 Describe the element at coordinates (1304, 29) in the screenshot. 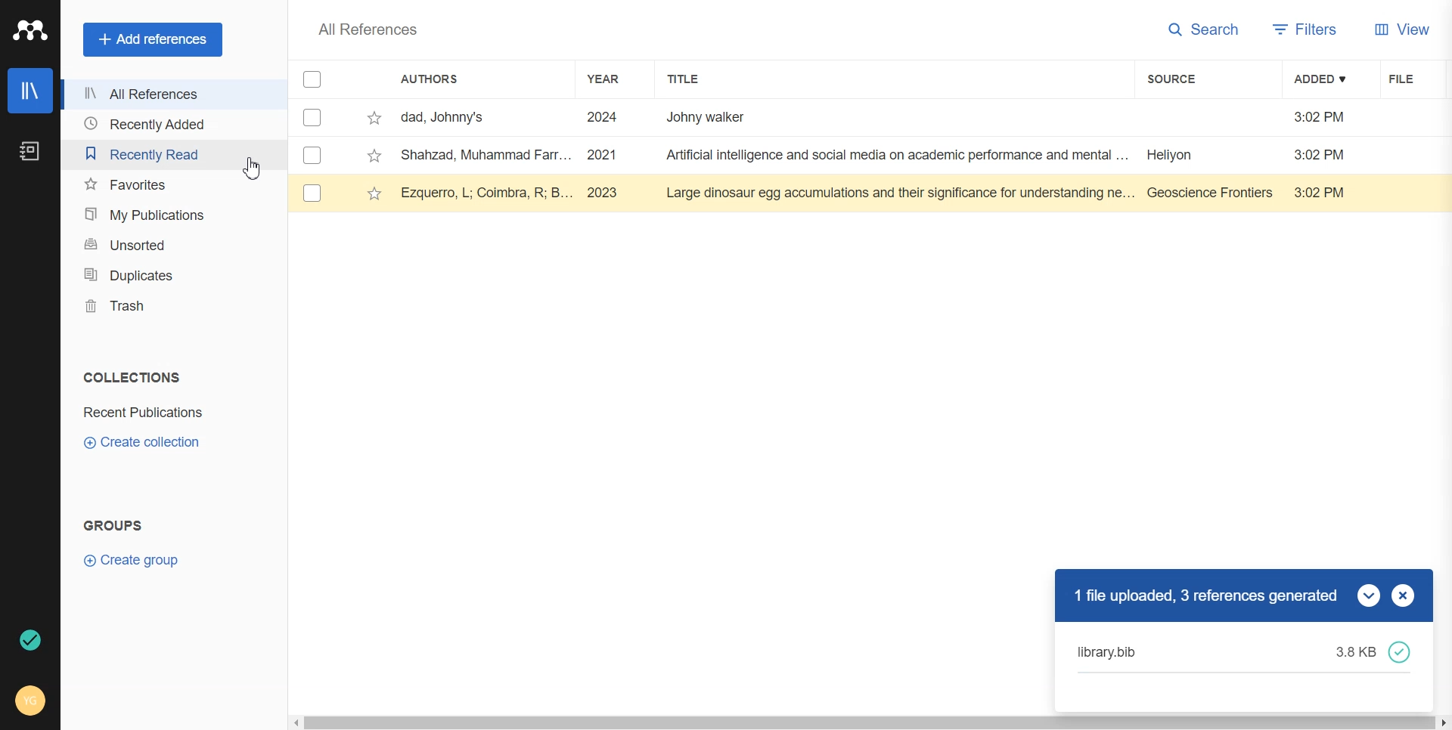

I see `Filters` at that location.